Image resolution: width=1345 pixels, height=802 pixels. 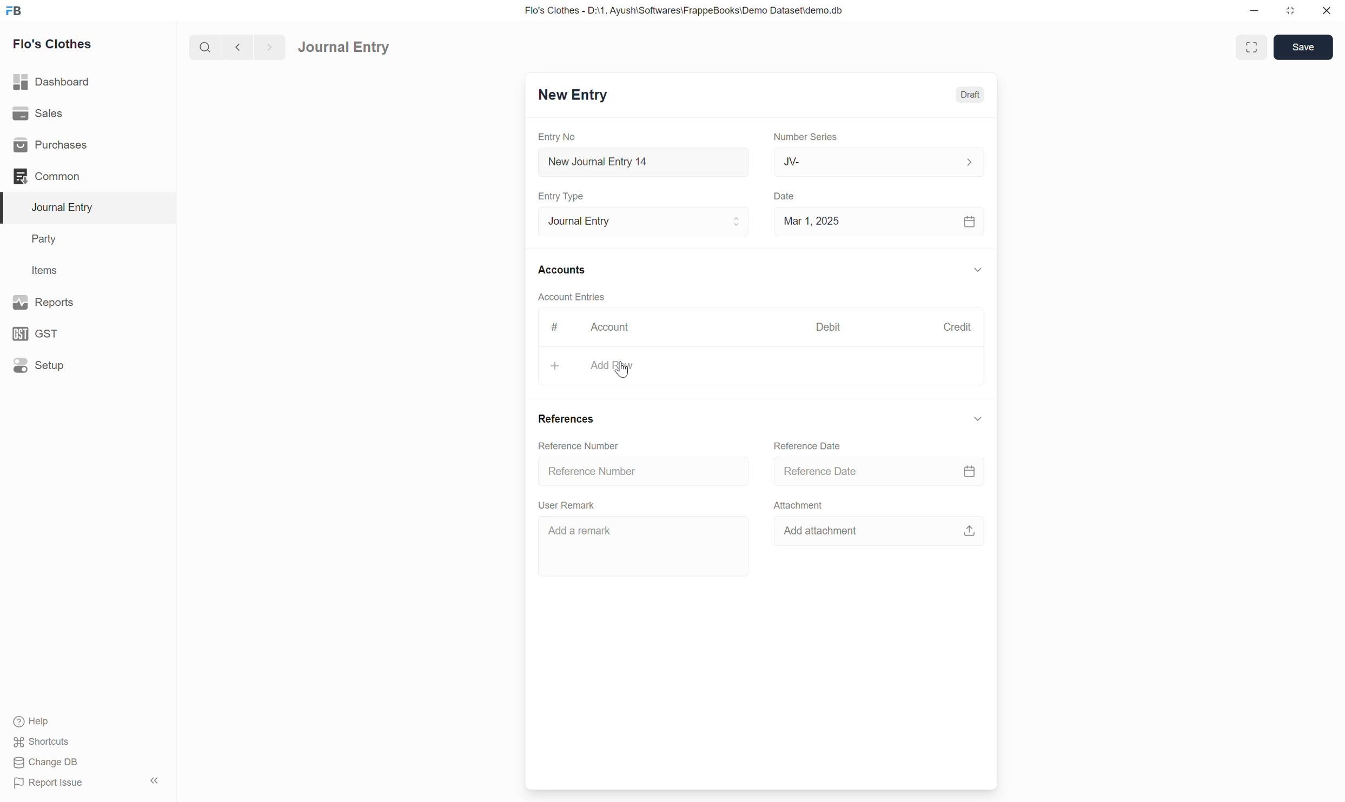 I want to click on Report Issue, so click(x=52, y=784).